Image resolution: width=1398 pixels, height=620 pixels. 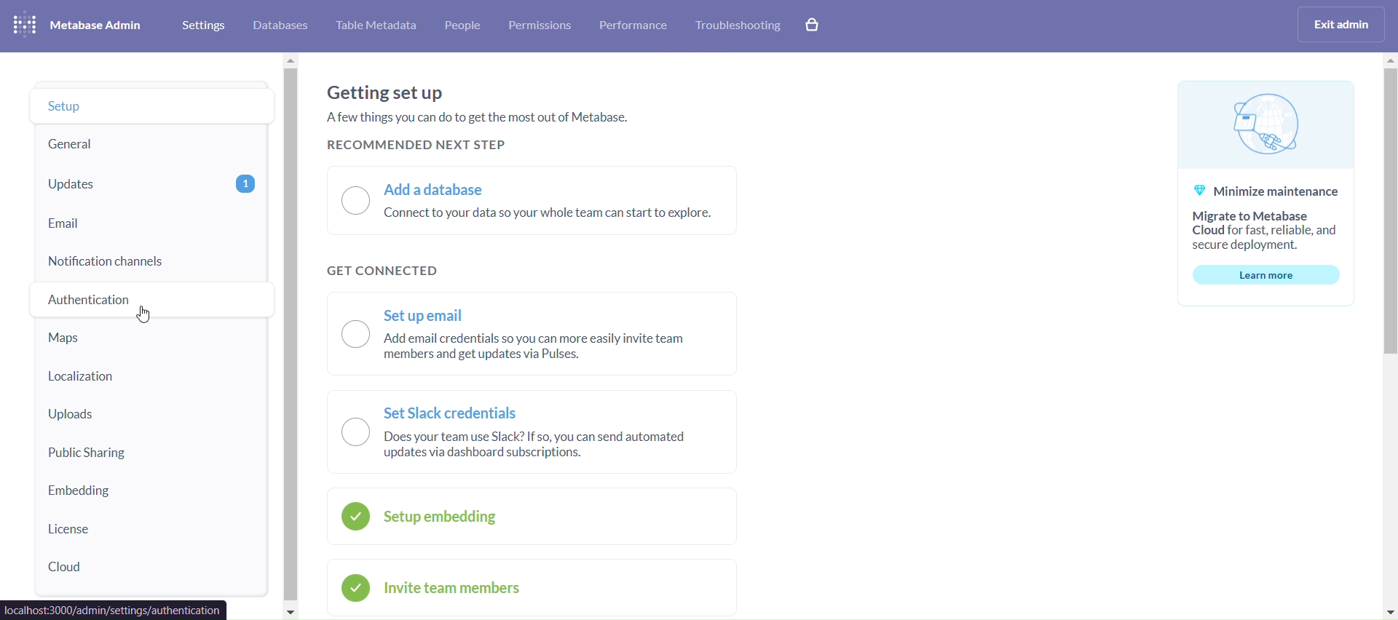 What do you see at coordinates (149, 340) in the screenshot?
I see `maps` at bounding box center [149, 340].